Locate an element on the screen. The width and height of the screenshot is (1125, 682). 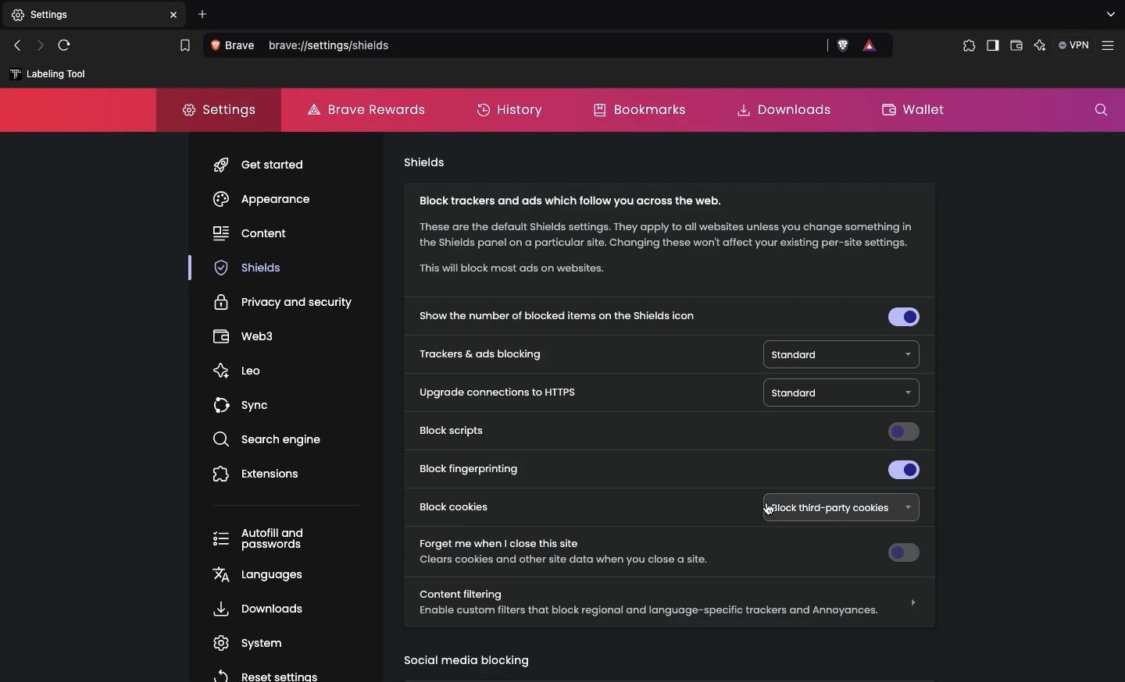
Block trackers and ads which follow you across the web.

These are the default Shields settings. They apply to all websites unless you change something in
the Shields panel on a particular site. Changing these won't affect your existing per-site settings.
“This will block most ads on websites. is located at coordinates (663, 241).